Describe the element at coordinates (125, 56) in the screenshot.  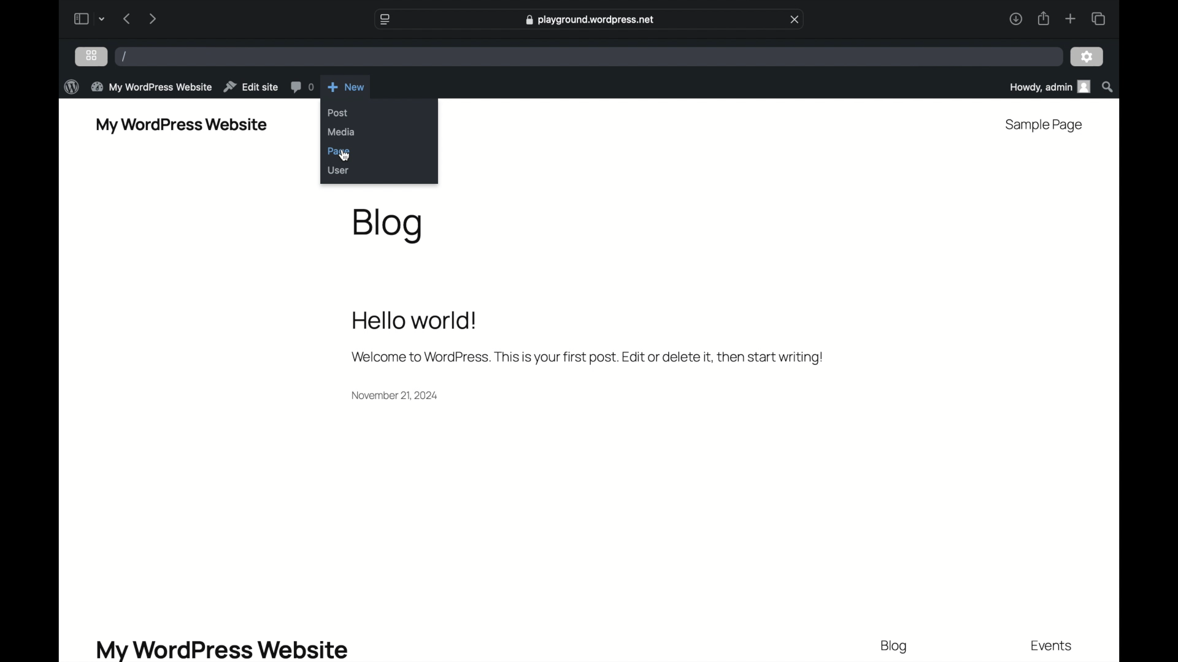
I see `/` at that location.